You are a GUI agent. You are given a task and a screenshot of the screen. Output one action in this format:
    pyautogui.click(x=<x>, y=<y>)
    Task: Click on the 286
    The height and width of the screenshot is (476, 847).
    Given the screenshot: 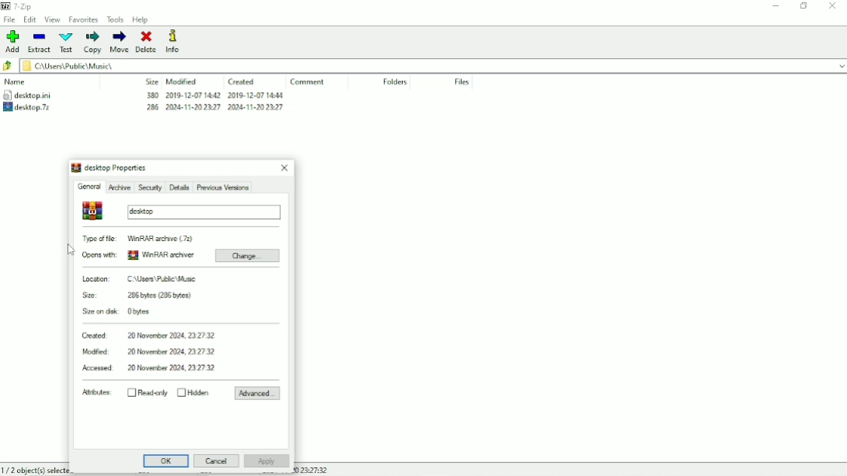 What is the action you would take?
    pyautogui.click(x=153, y=107)
    